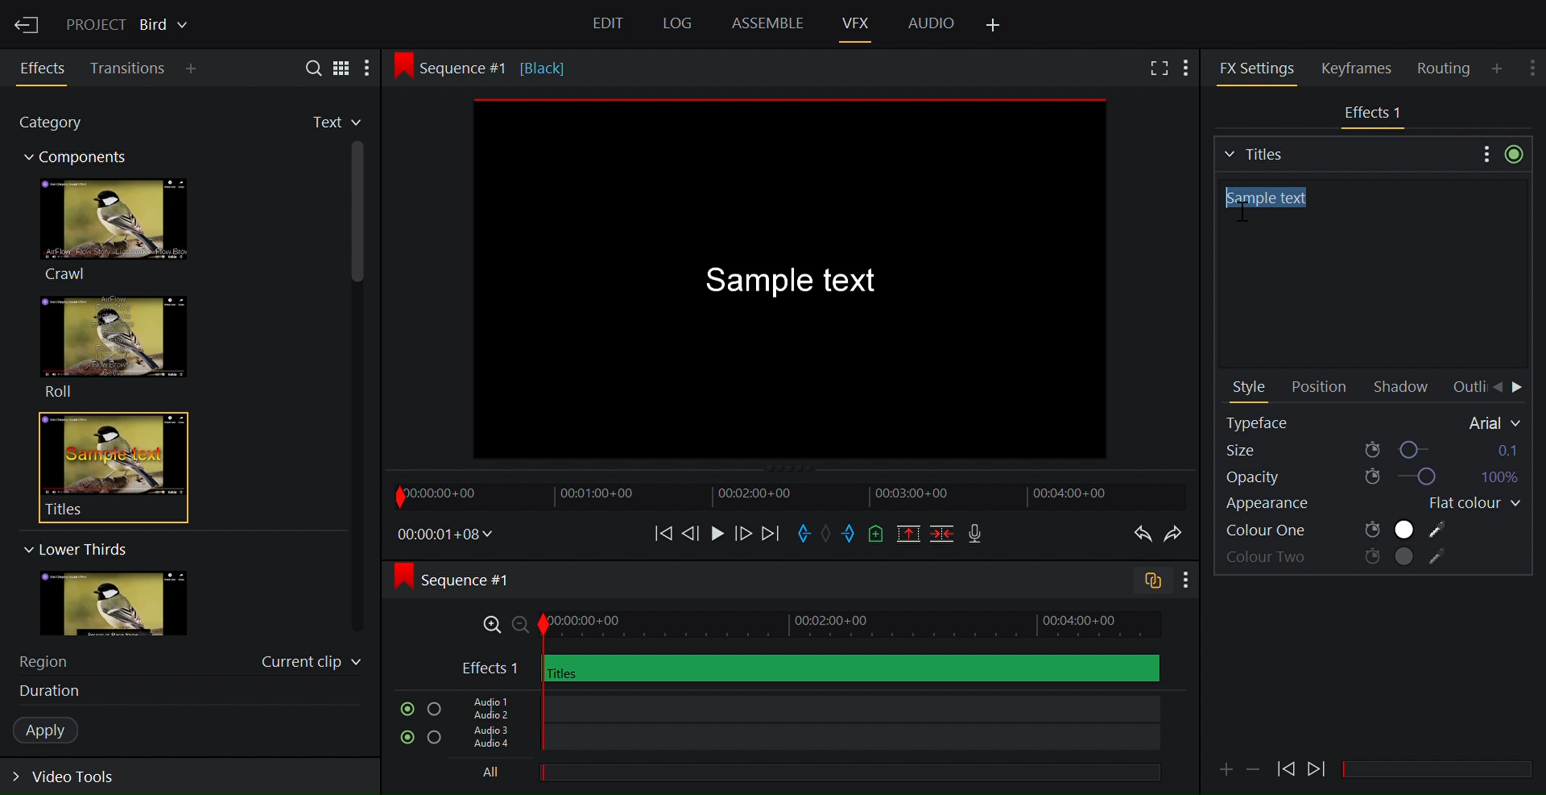  Describe the element at coordinates (130, 23) in the screenshot. I see `Show/Change current project details` at that location.